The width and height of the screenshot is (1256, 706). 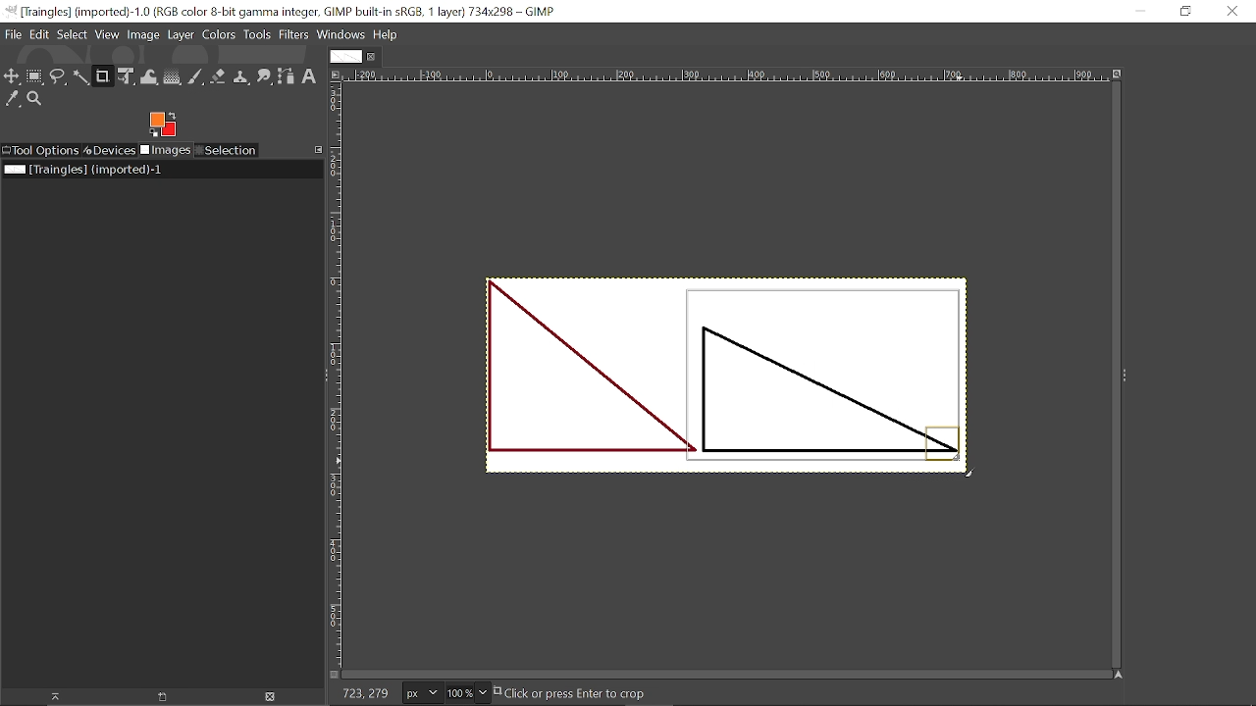 What do you see at coordinates (726, 76) in the screenshot?
I see `Horizontal ruler` at bounding box center [726, 76].